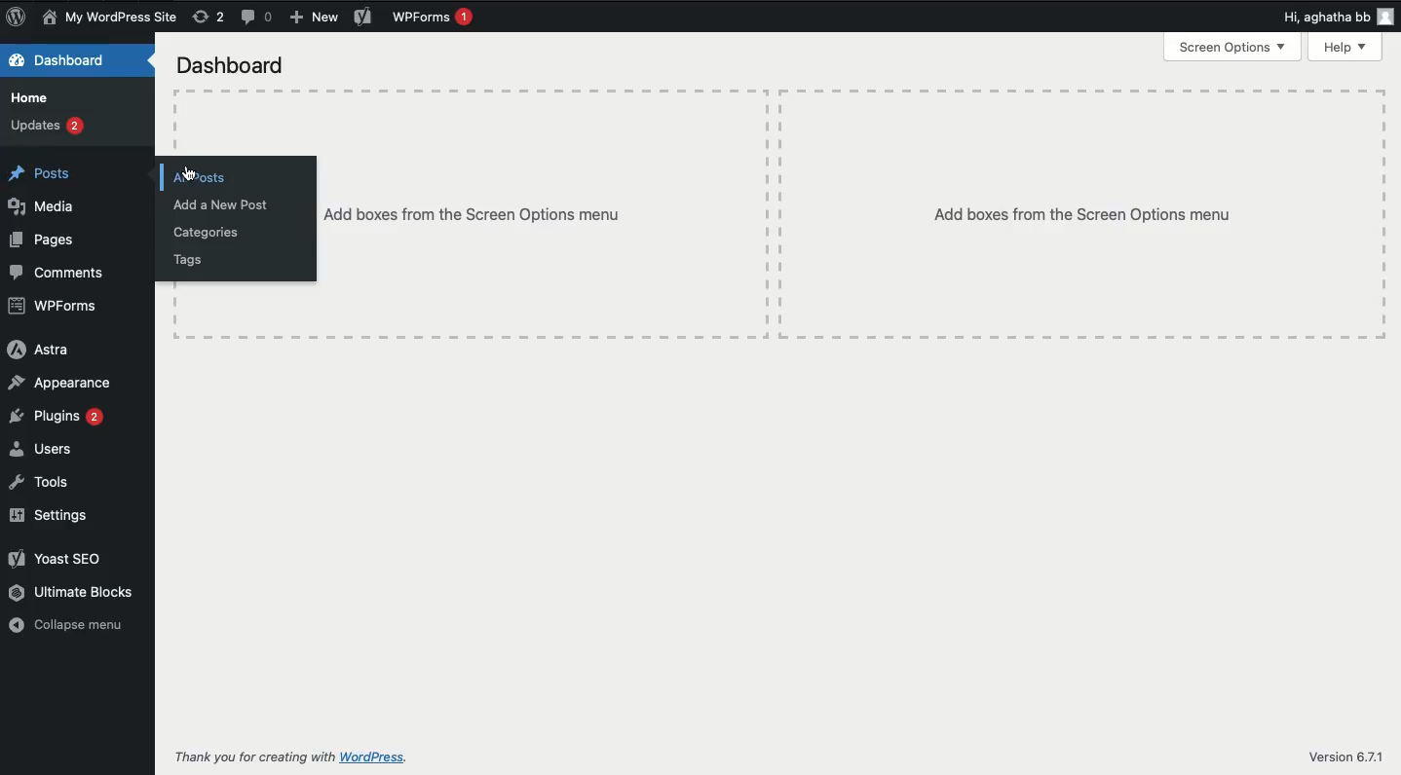 The height and width of the screenshot is (775, 1401). I want to click on Astra, so click(42, 350).